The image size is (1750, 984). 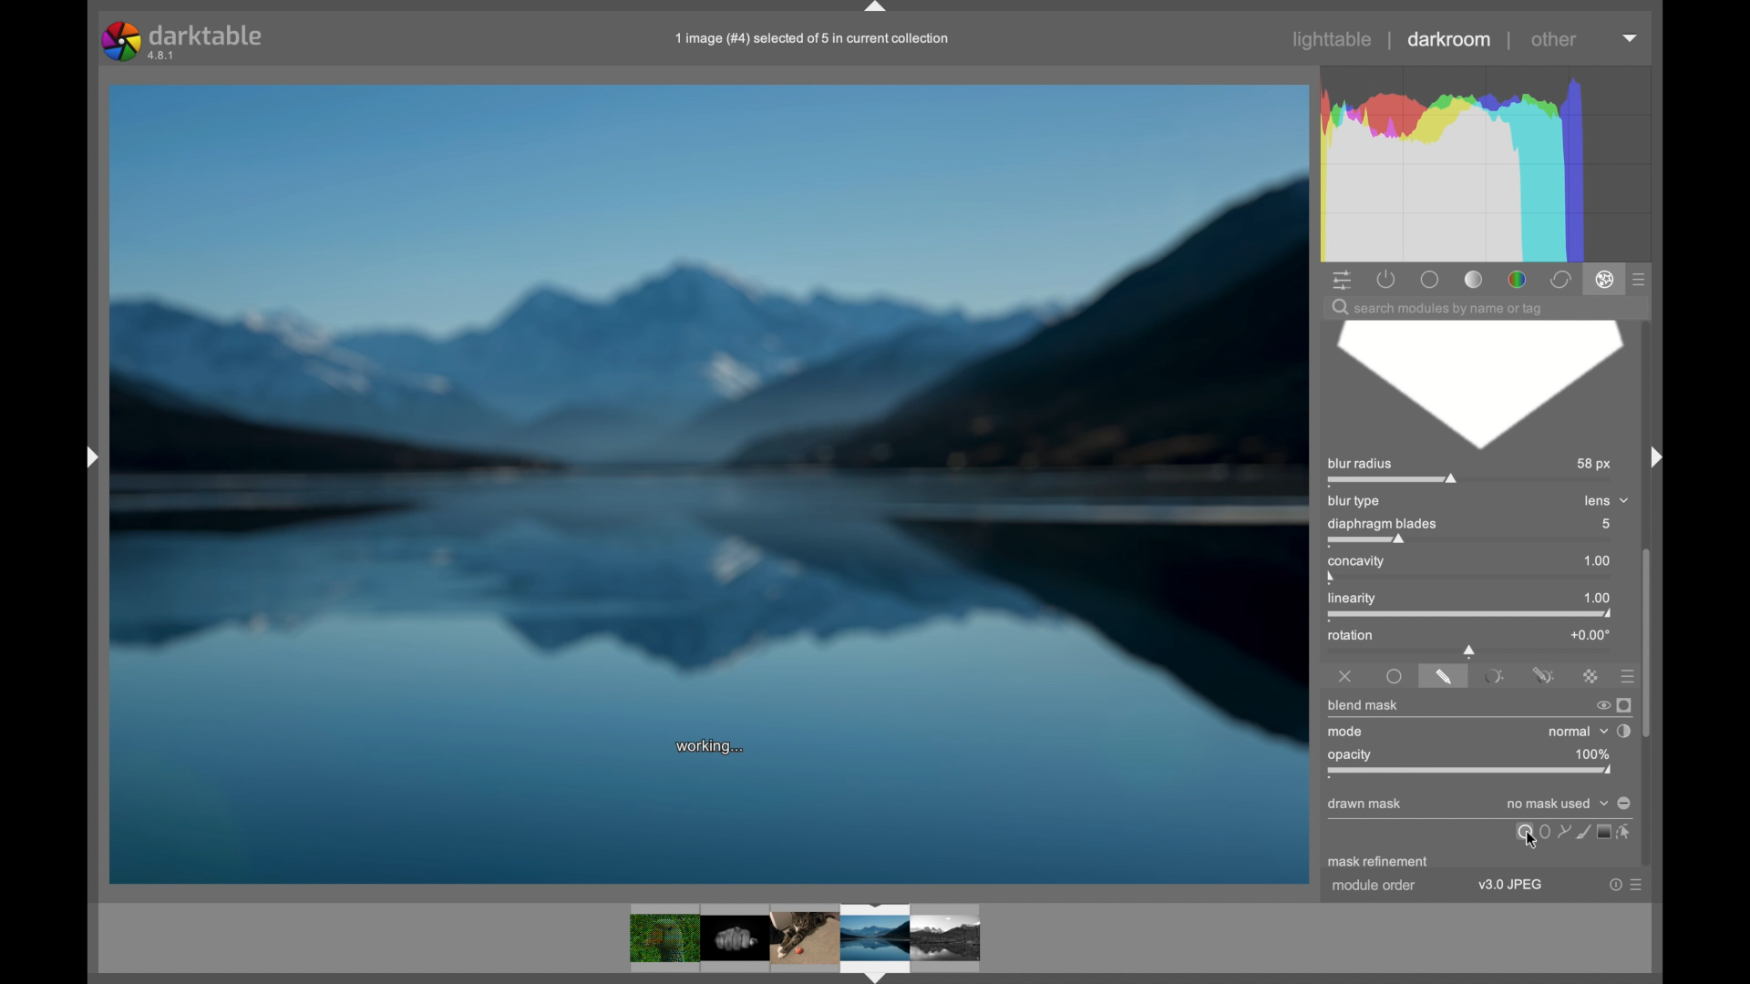 I want to click on correct, so click(x=1560, y=280).